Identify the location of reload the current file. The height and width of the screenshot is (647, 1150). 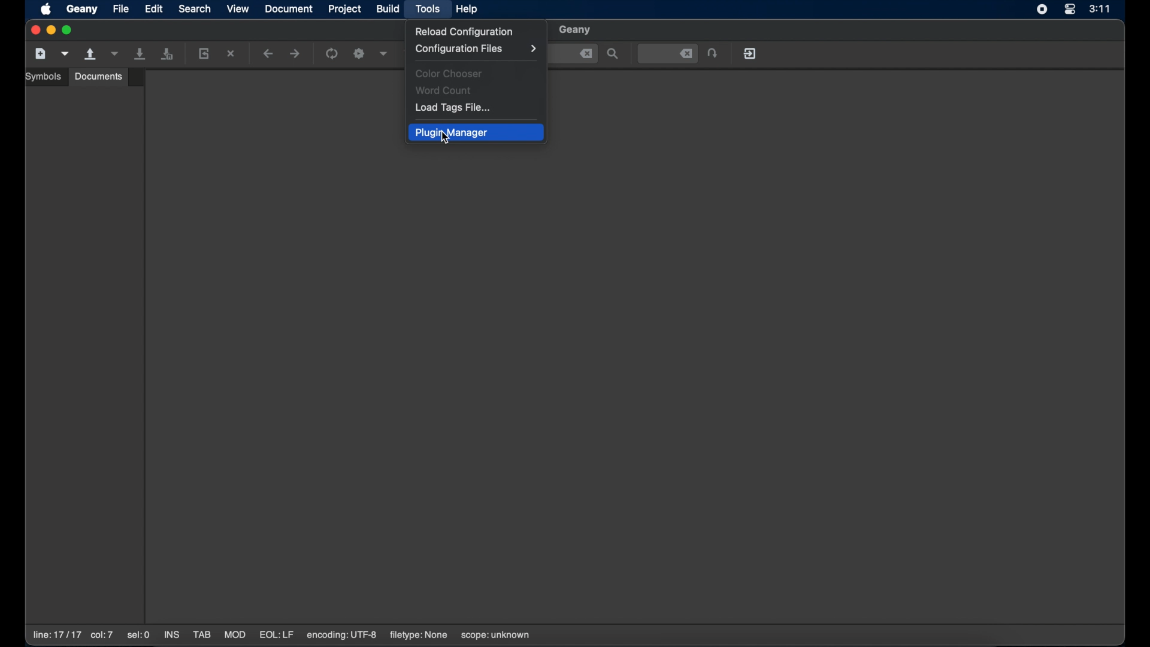
(204, 53).